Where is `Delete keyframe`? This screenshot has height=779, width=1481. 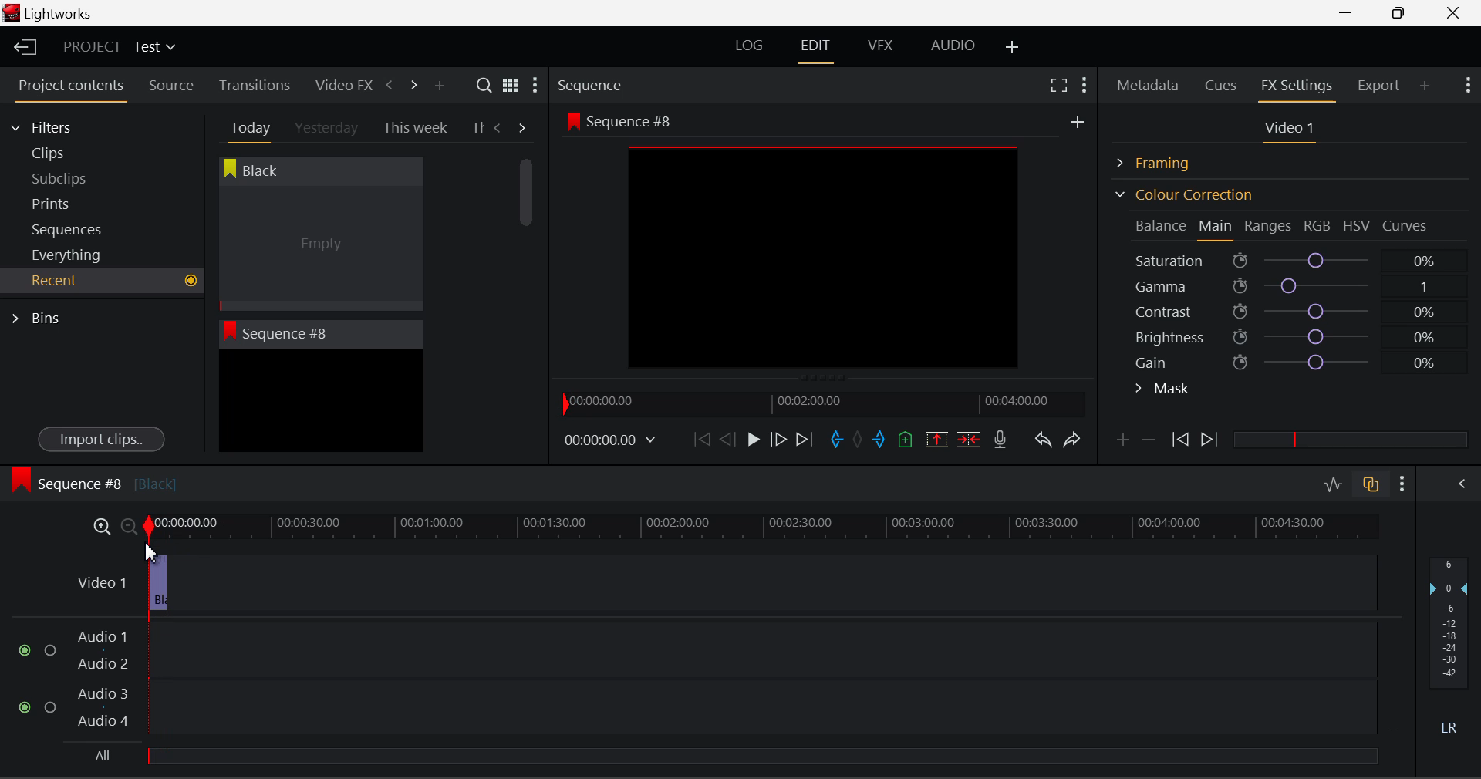 Delete keyframe is located at coordinates (1149, 443).